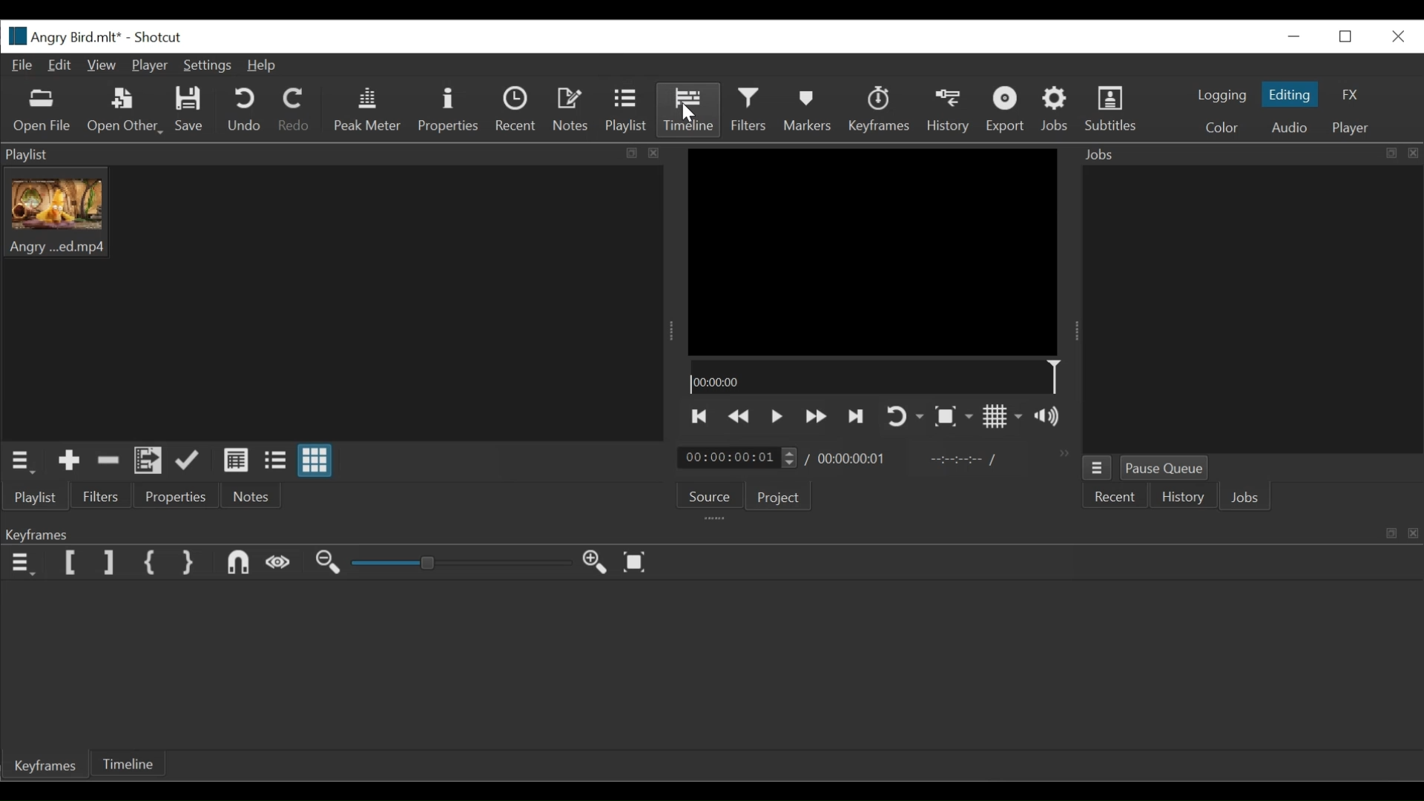 This screenshot has width=1424, height=801. I want to click on Skip to the previous point, so click(701, 417).